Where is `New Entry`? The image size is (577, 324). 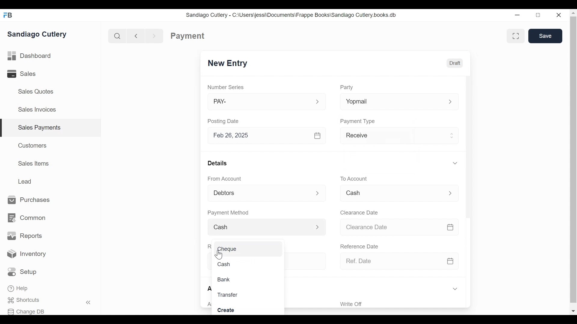
New Entry is located at coordinates (228, 64).